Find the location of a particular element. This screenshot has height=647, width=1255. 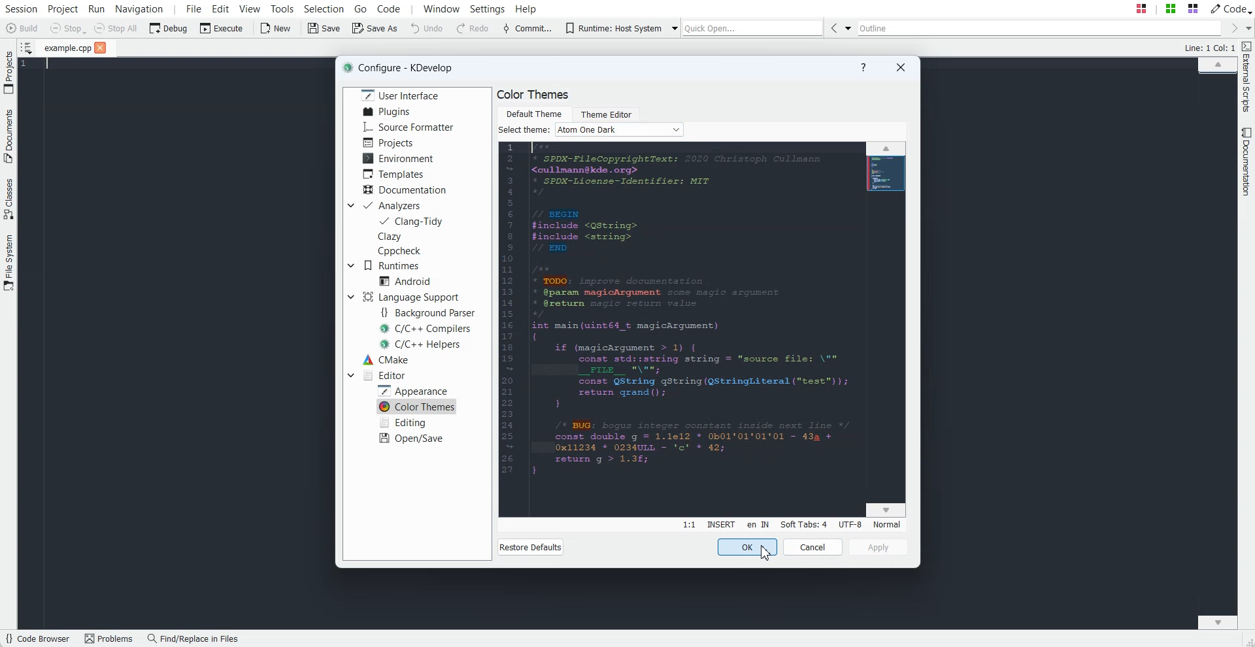

Runtimes is located at coordinates (396, 265).